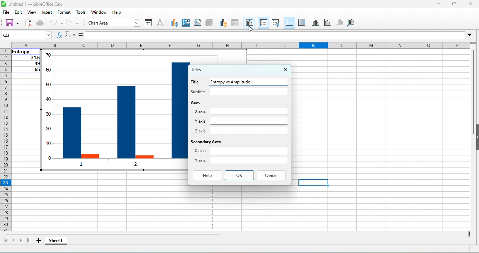  What do you see at coordinates (69, 35) in the screenshot?
I see `select function` at bounding box center [69, 35].